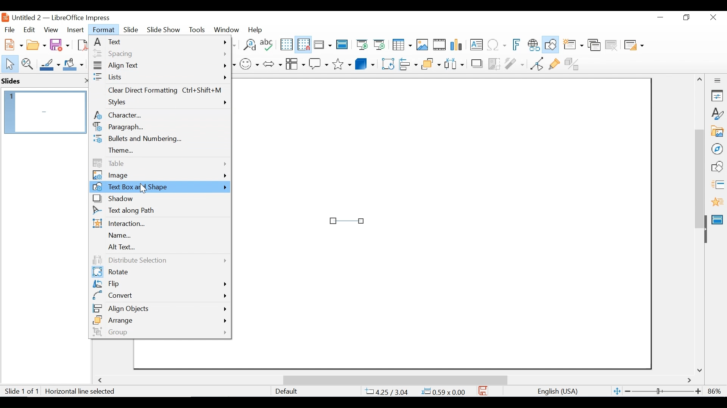 This screenshot has height=408, width=727. Describe the element at coordinates (197, 29) in the screenshot. I see `Tools` at that location.